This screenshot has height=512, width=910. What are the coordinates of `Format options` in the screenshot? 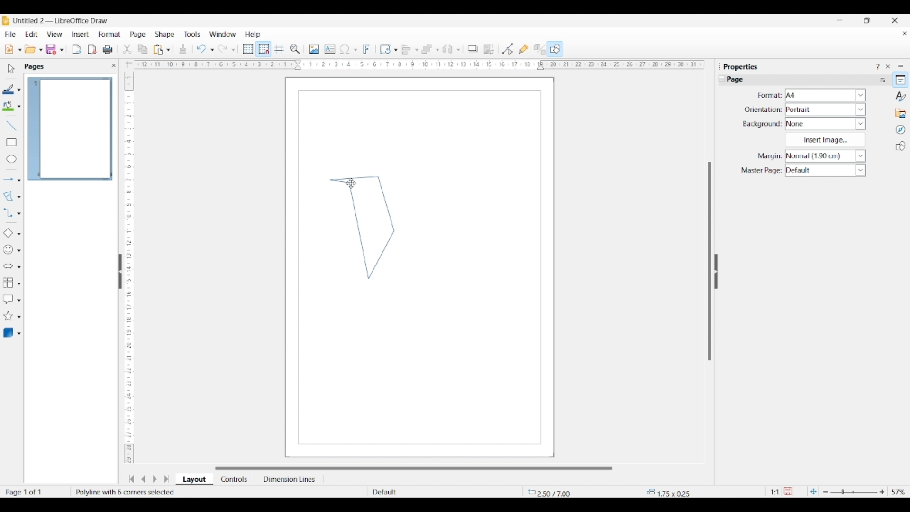 It's located at (826, 95).